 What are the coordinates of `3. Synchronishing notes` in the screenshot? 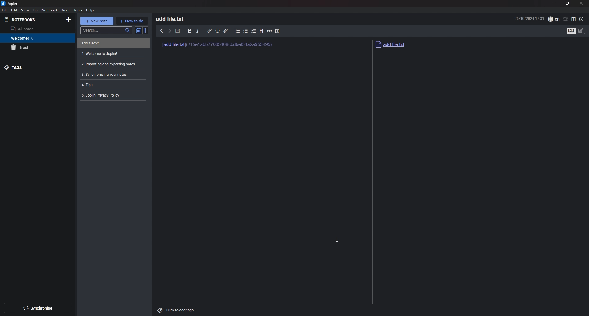 It's located at (111, 75).